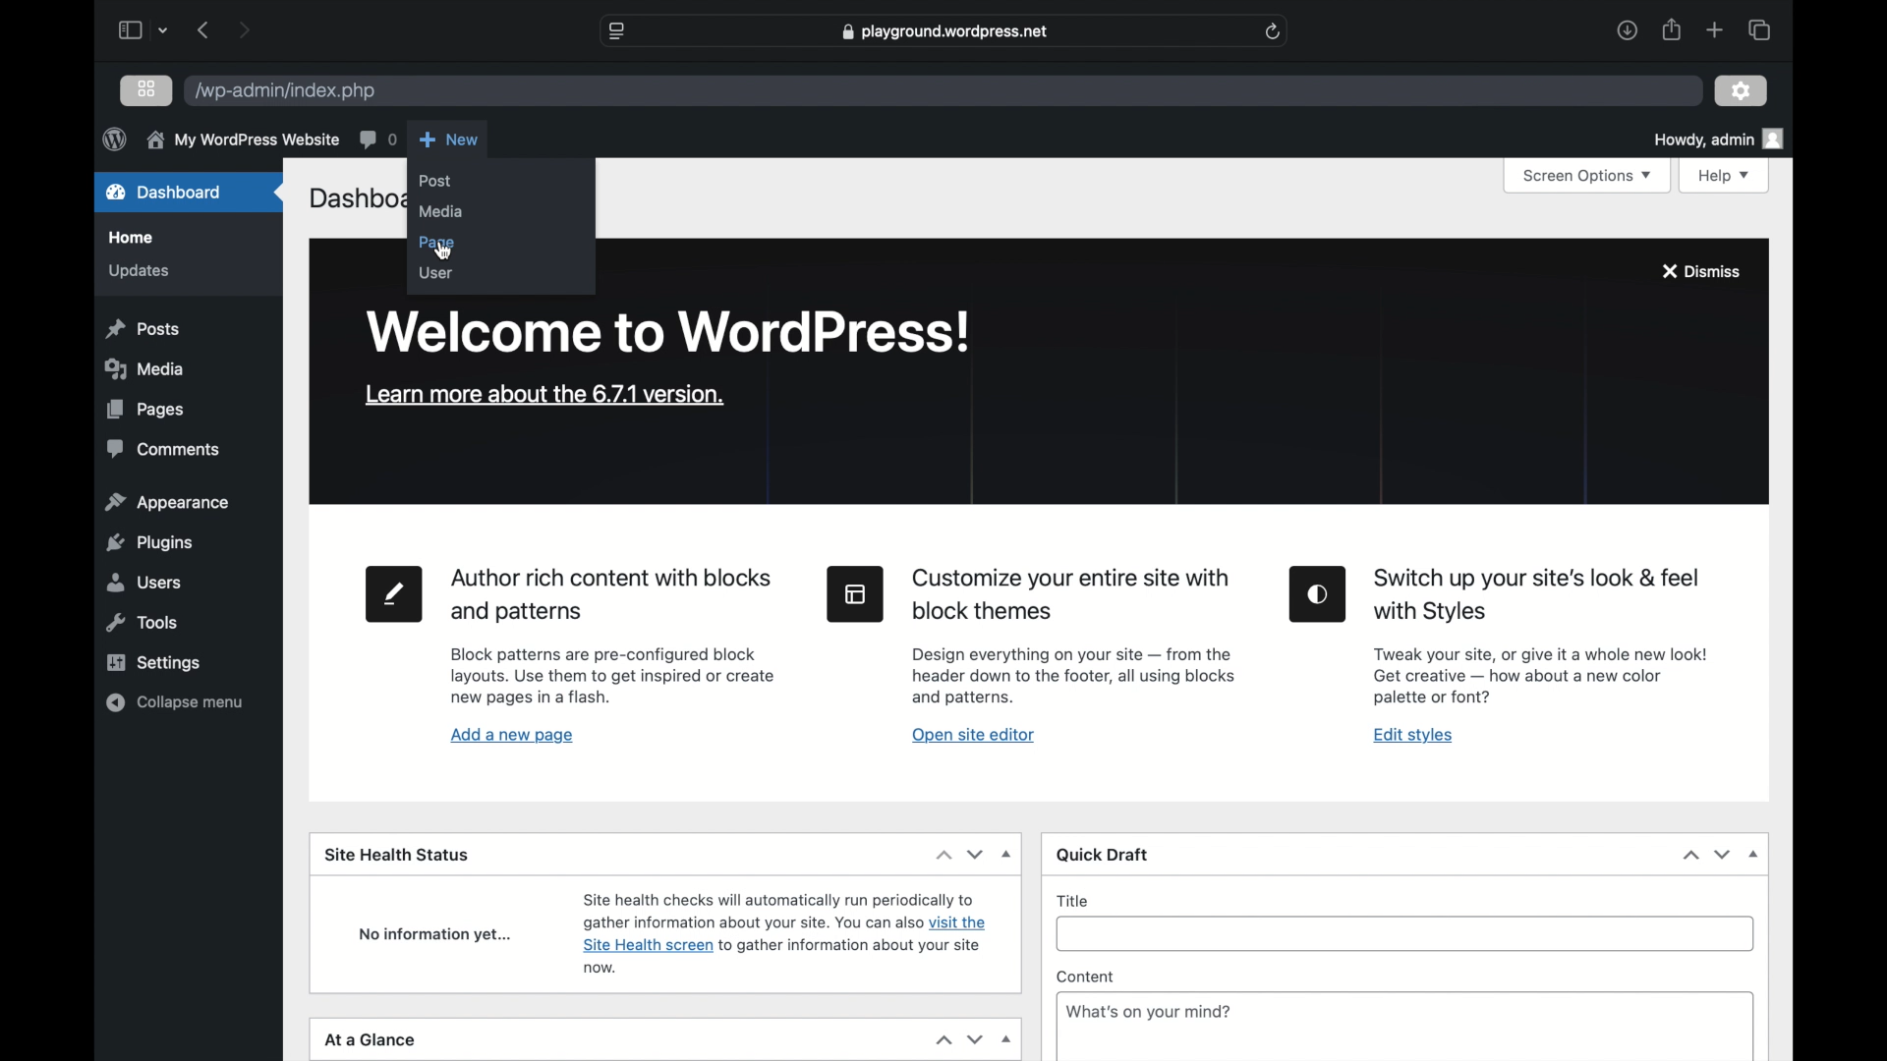  I want to click on edit styles, so click(1414, 736).